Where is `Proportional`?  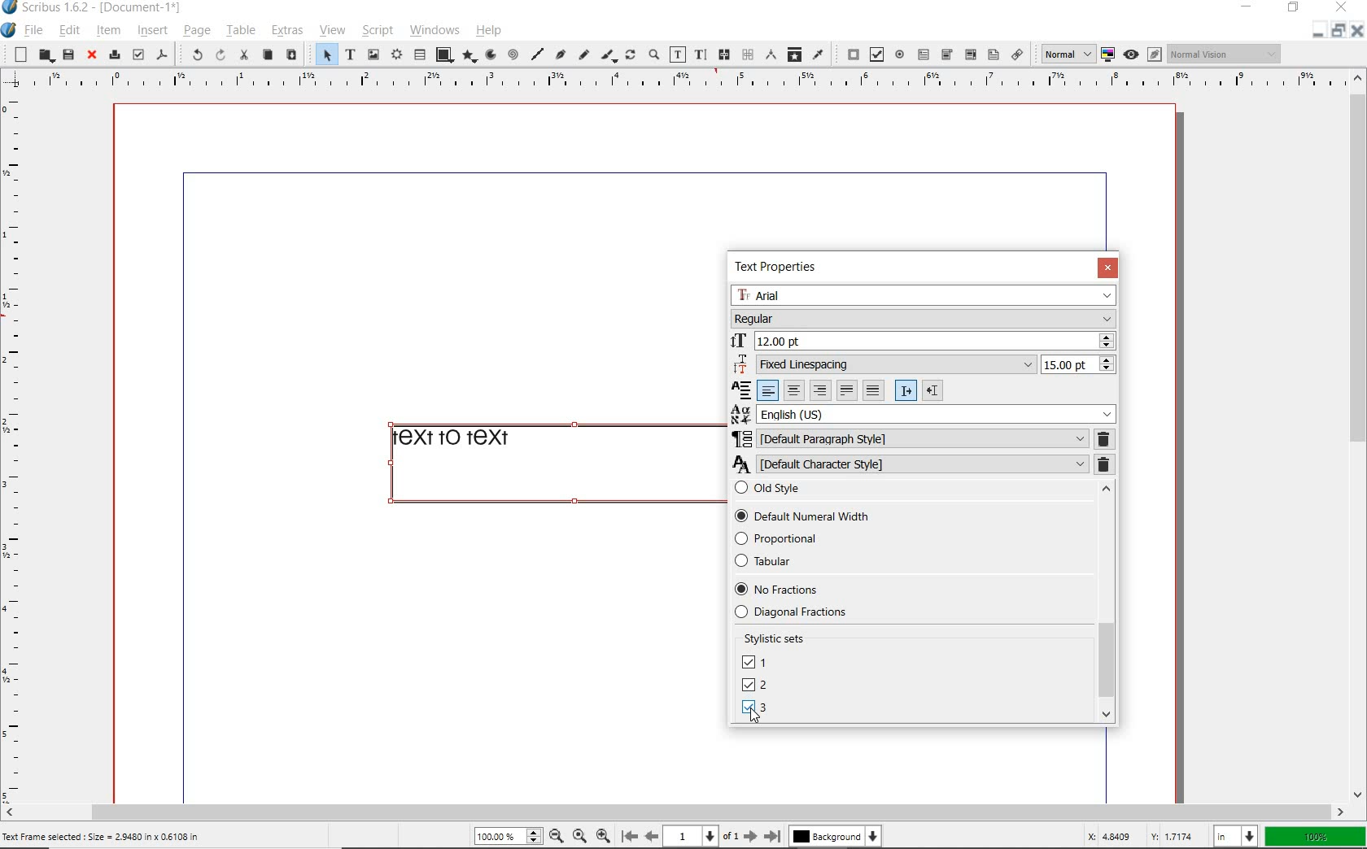 Proportional is located at coordinates (819, 538).